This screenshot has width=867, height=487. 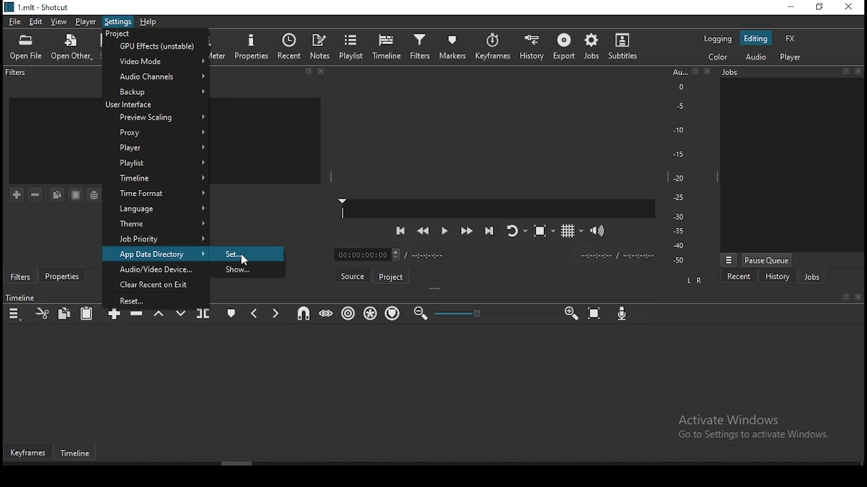 I want to click on notes, so click(x=321, y=46).